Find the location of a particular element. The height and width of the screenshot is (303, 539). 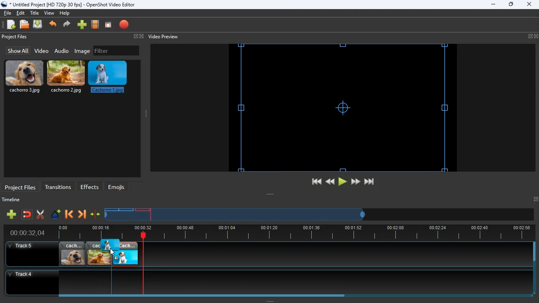

forward is located at coordinates (68, 25).